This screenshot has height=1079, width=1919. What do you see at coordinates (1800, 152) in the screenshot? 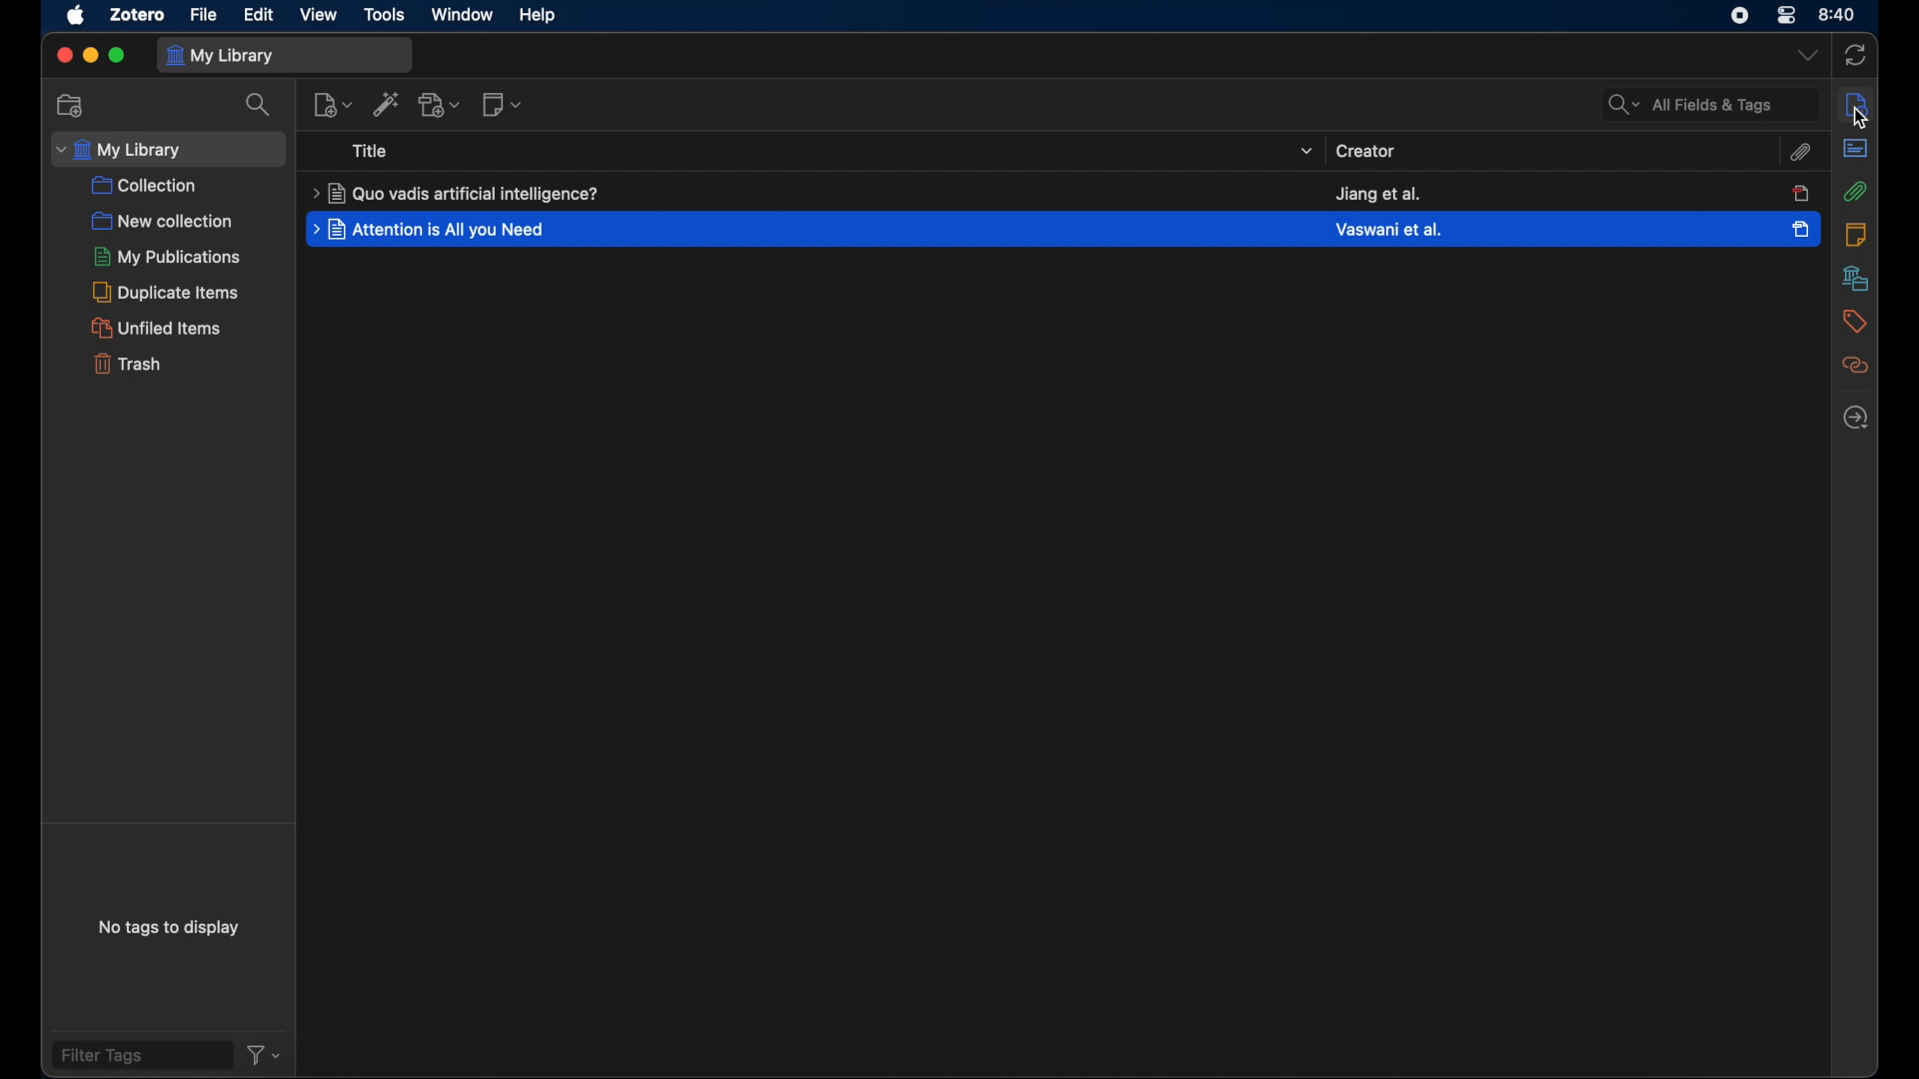
I see `attachment` at bounding box center [1800, 152].